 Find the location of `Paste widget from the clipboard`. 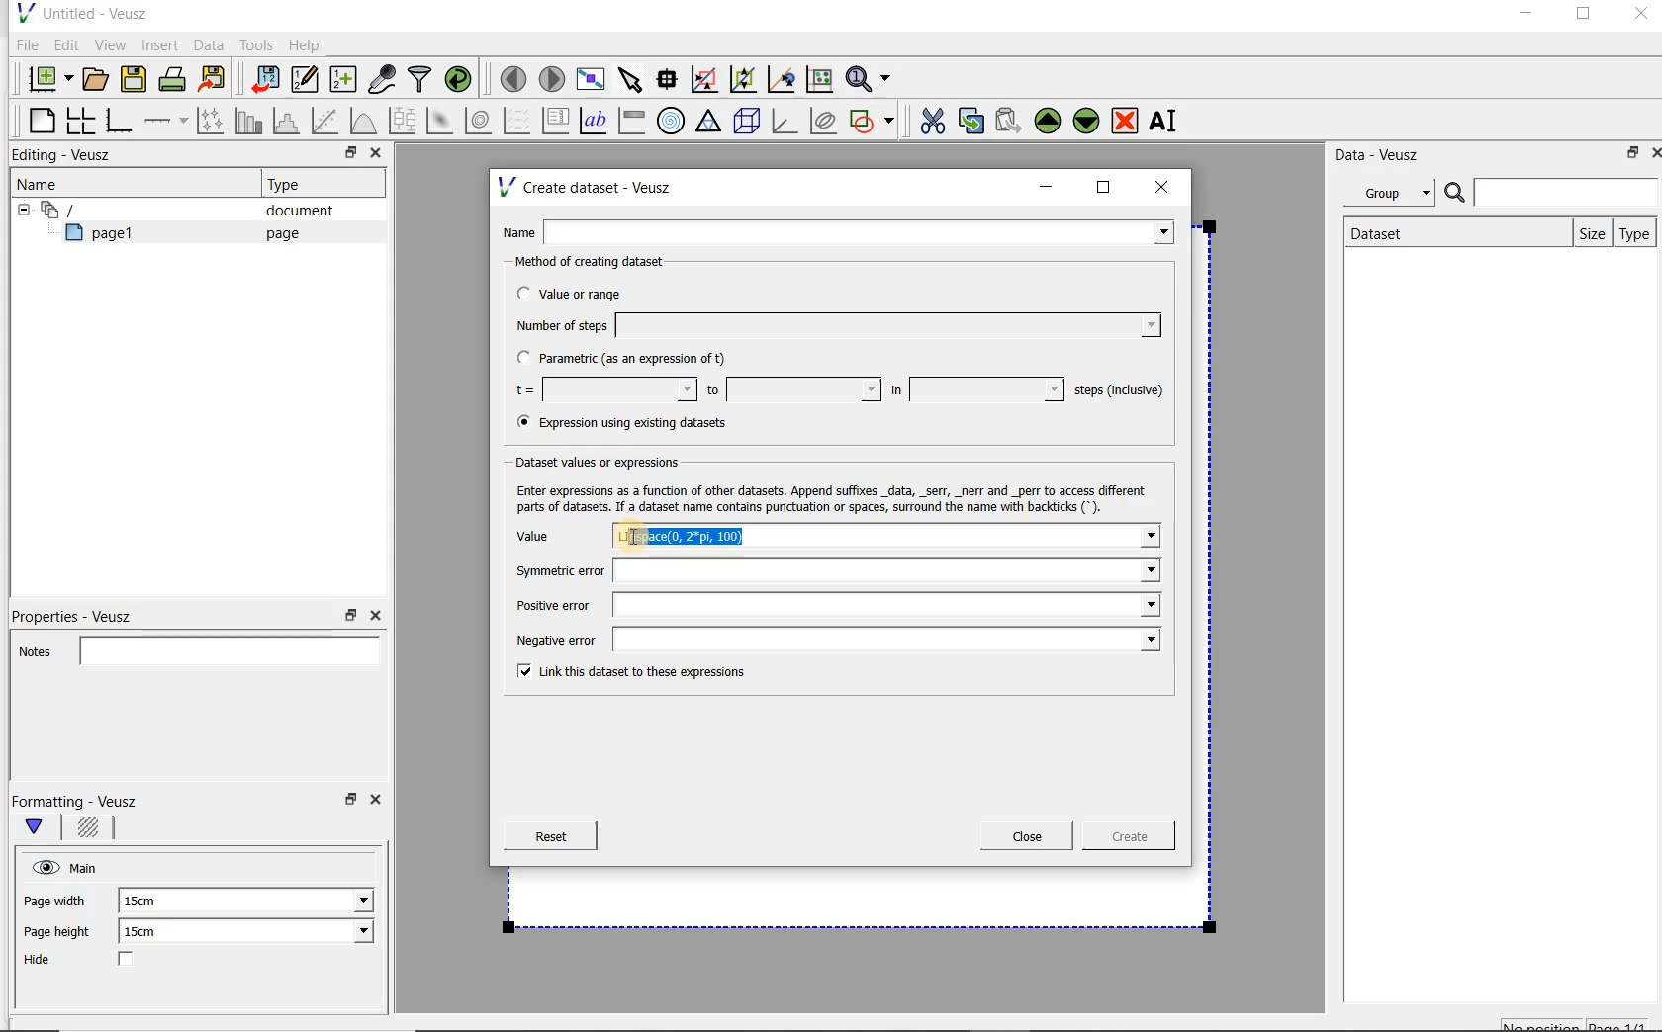

Paste widget from the clipboard is located at coordinates (1011, 121).